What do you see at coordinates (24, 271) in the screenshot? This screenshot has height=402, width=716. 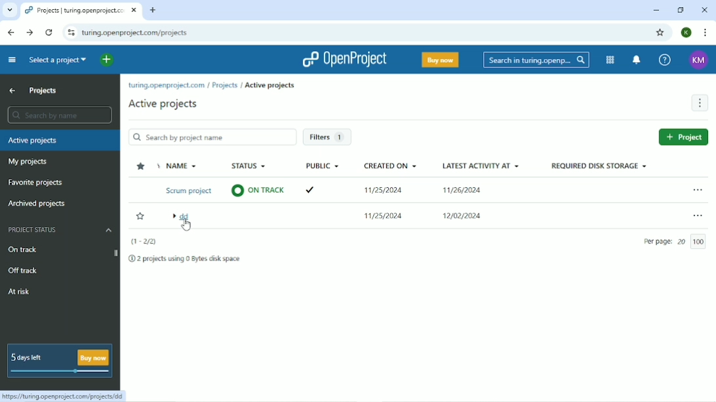 I see `Off track` at bounding box center [24, 271].